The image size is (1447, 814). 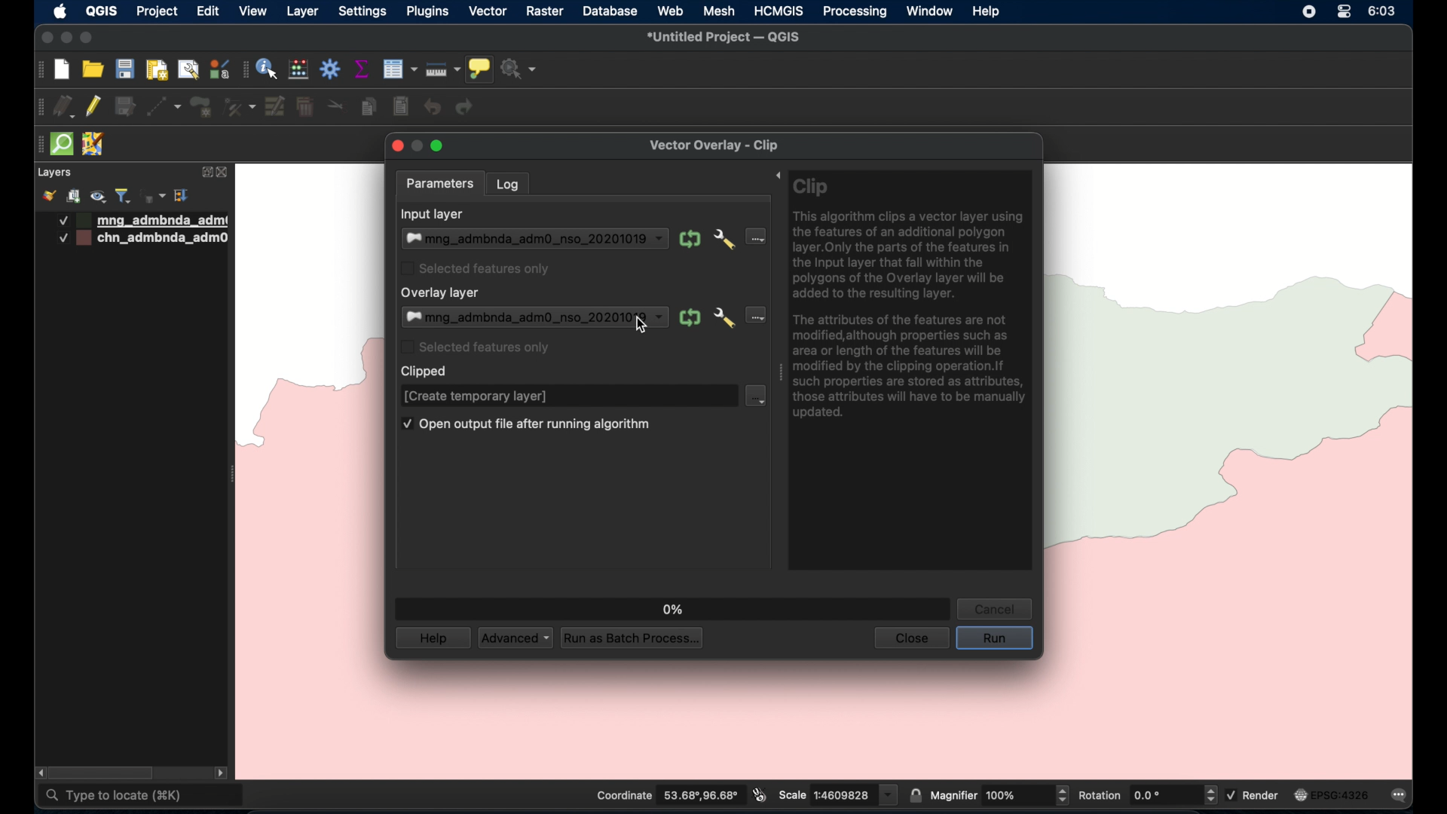 I want to click on selected featuqresonly checkbox, so click(x=476, y=346).